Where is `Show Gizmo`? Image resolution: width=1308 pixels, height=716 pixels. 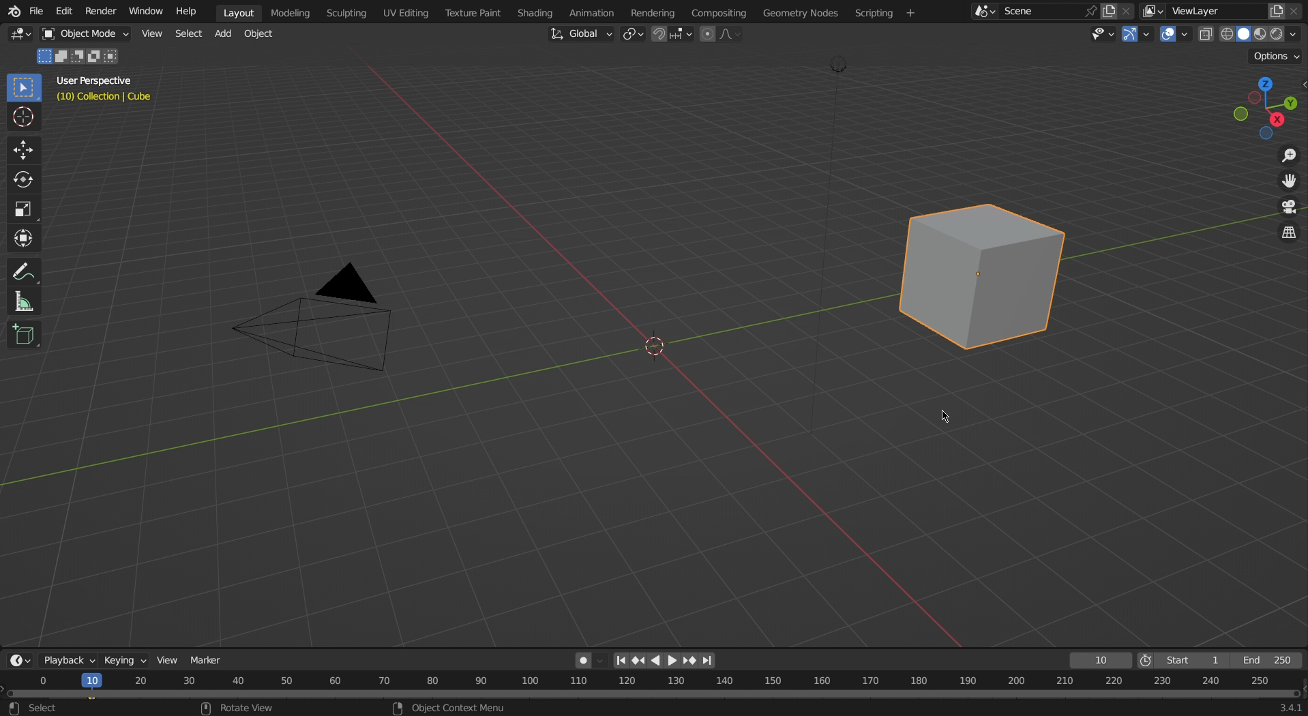 Show Gizmo is located at coordinates (1135, 34).